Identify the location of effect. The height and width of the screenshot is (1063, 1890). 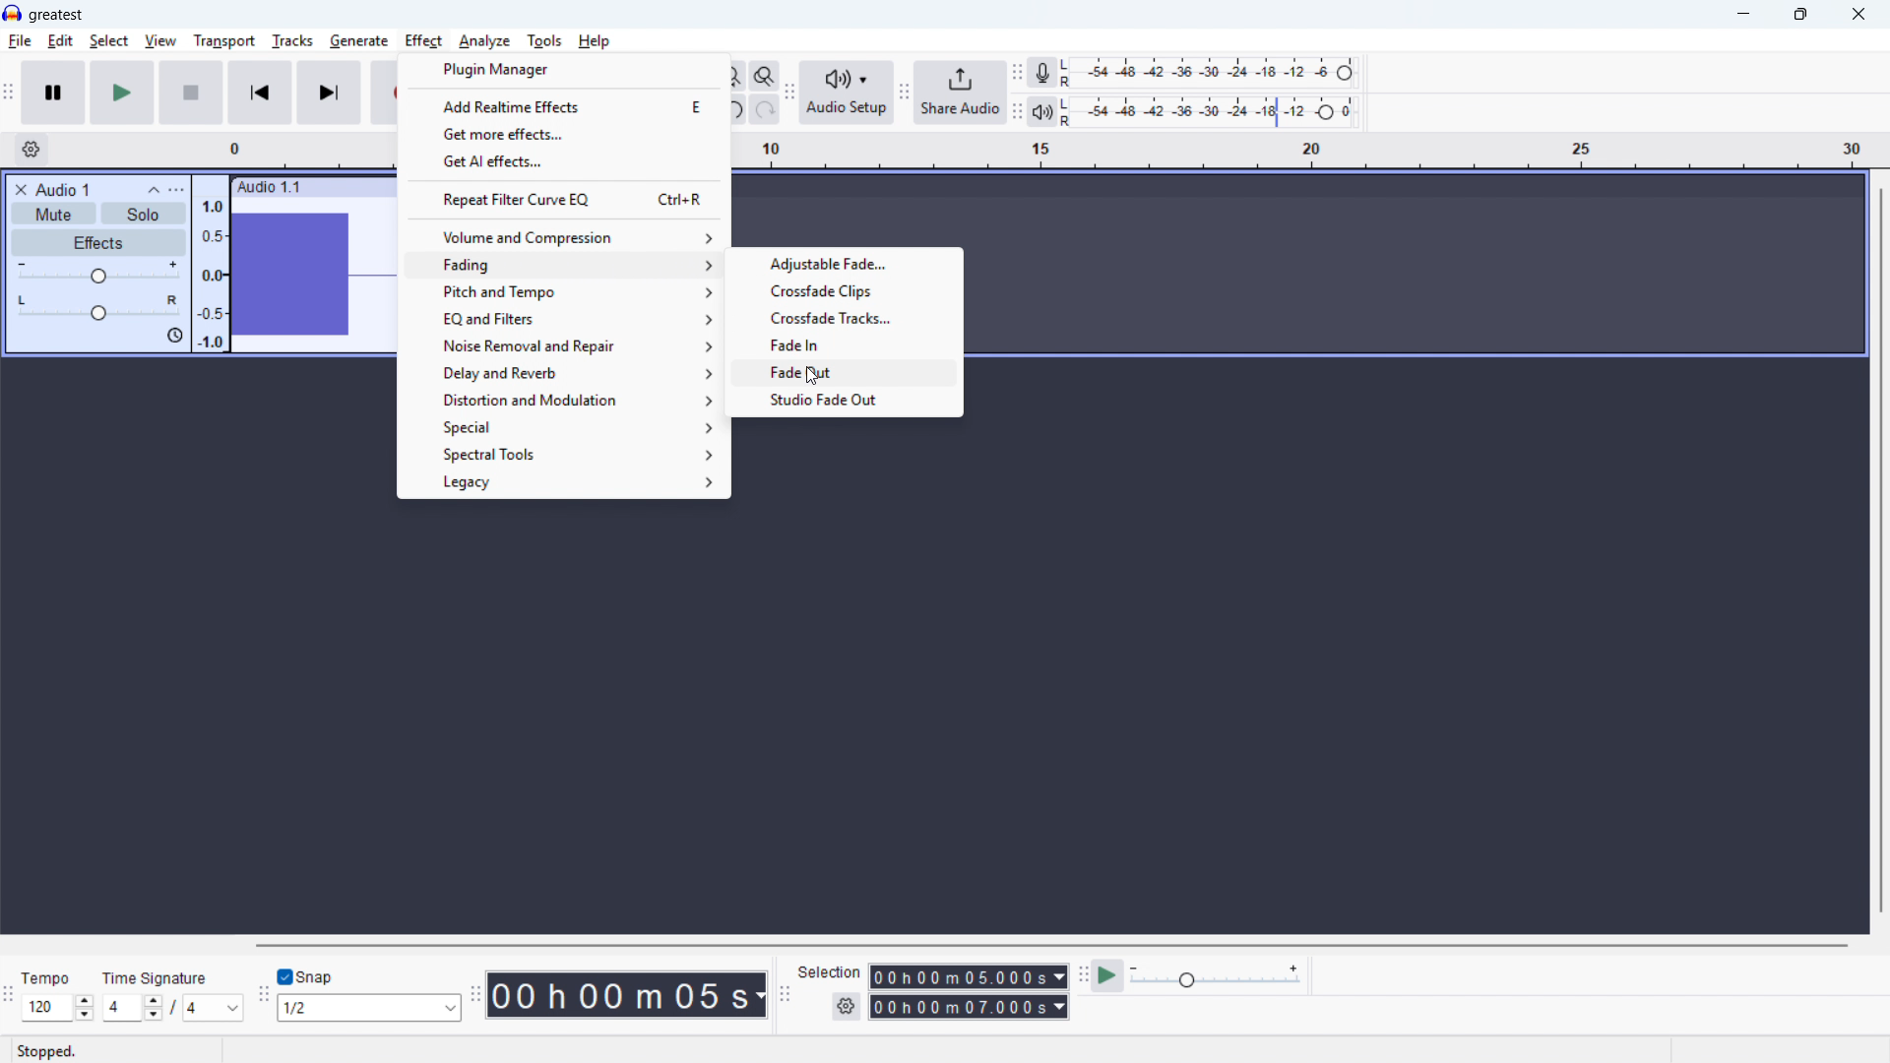
(424, 41).